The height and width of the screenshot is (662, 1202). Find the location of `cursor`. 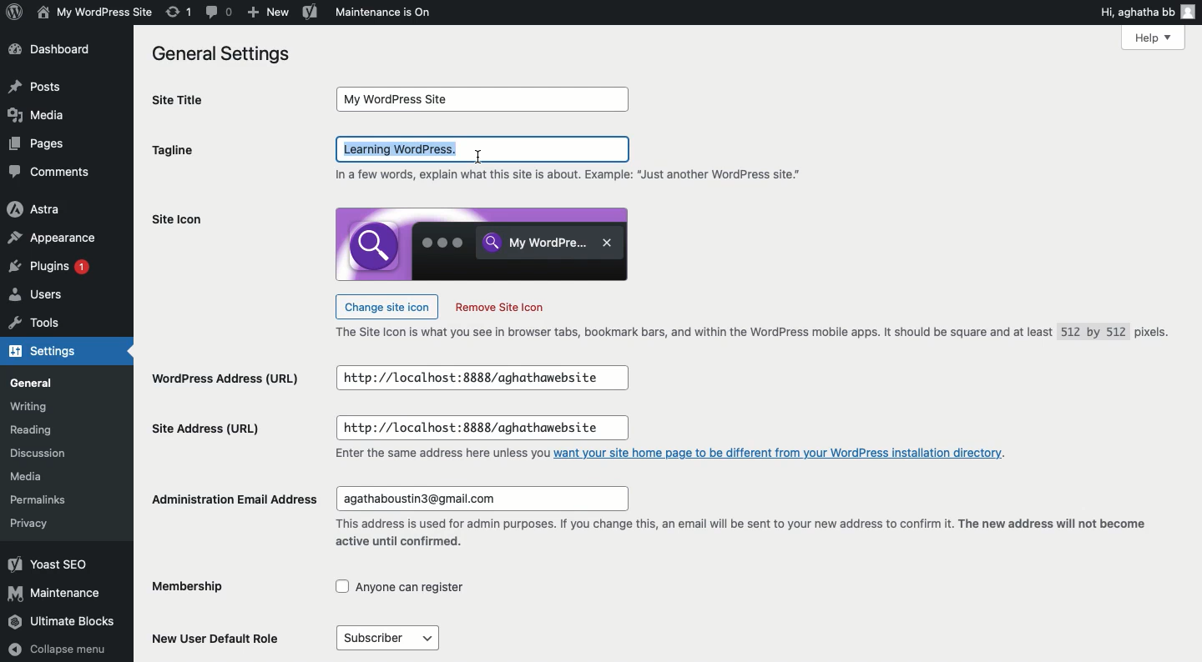

cursor is located at coordinates (480, 156).